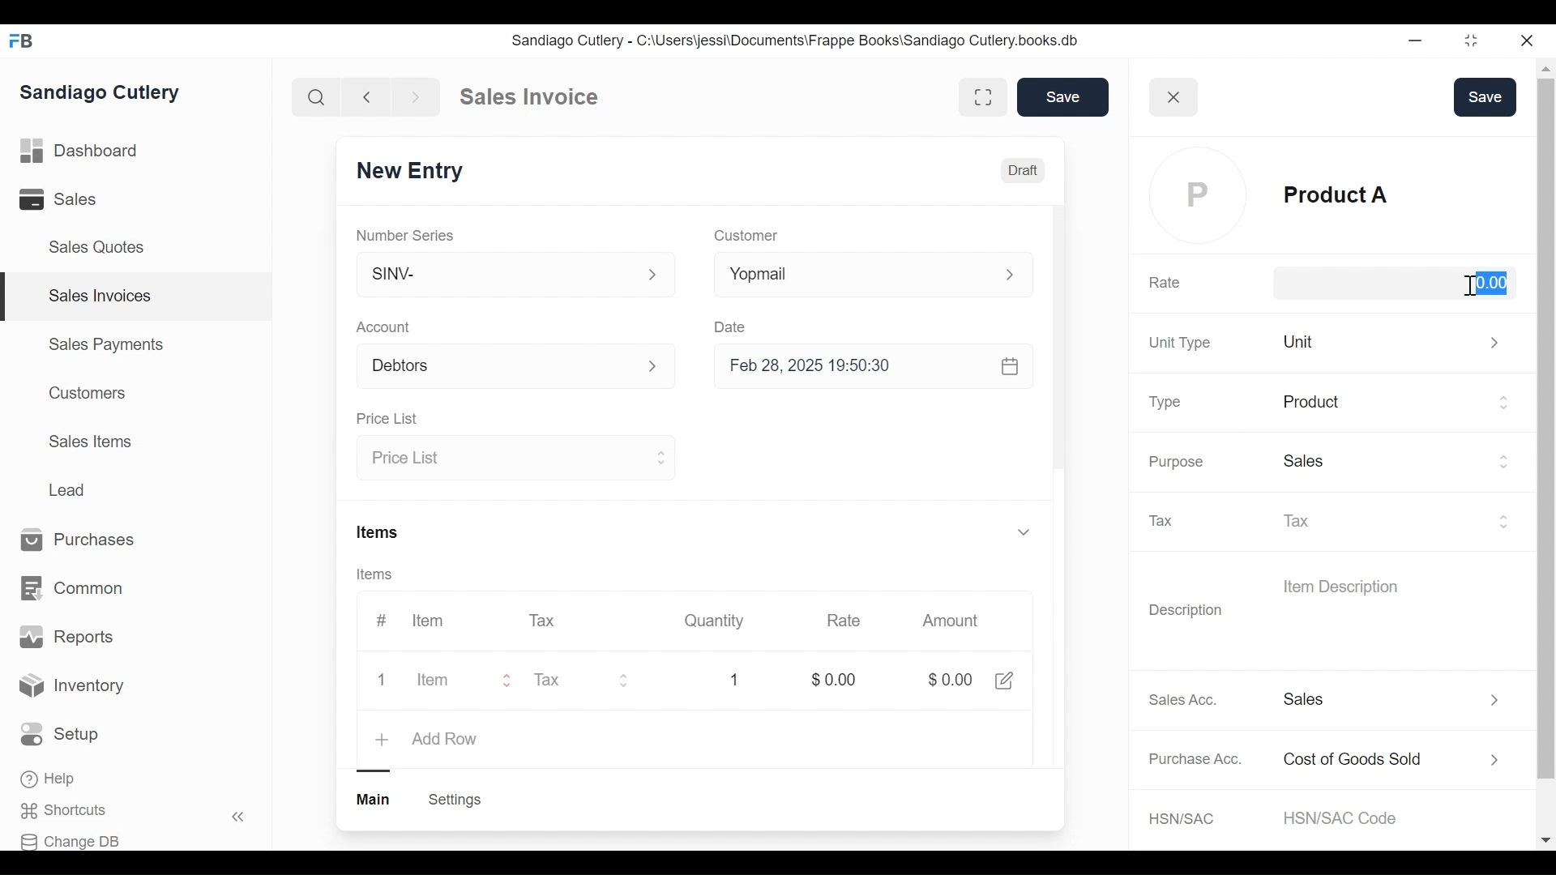  What do you see at coordinates (517, 365) in the screenshot?
I see `Account p` at bounding box center [517, 365].